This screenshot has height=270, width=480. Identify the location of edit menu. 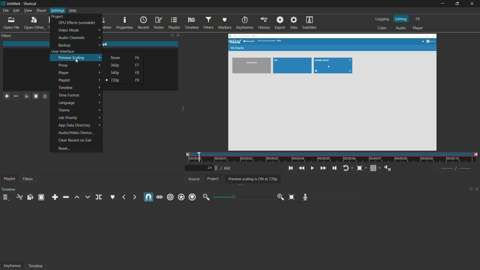
(17, 10).